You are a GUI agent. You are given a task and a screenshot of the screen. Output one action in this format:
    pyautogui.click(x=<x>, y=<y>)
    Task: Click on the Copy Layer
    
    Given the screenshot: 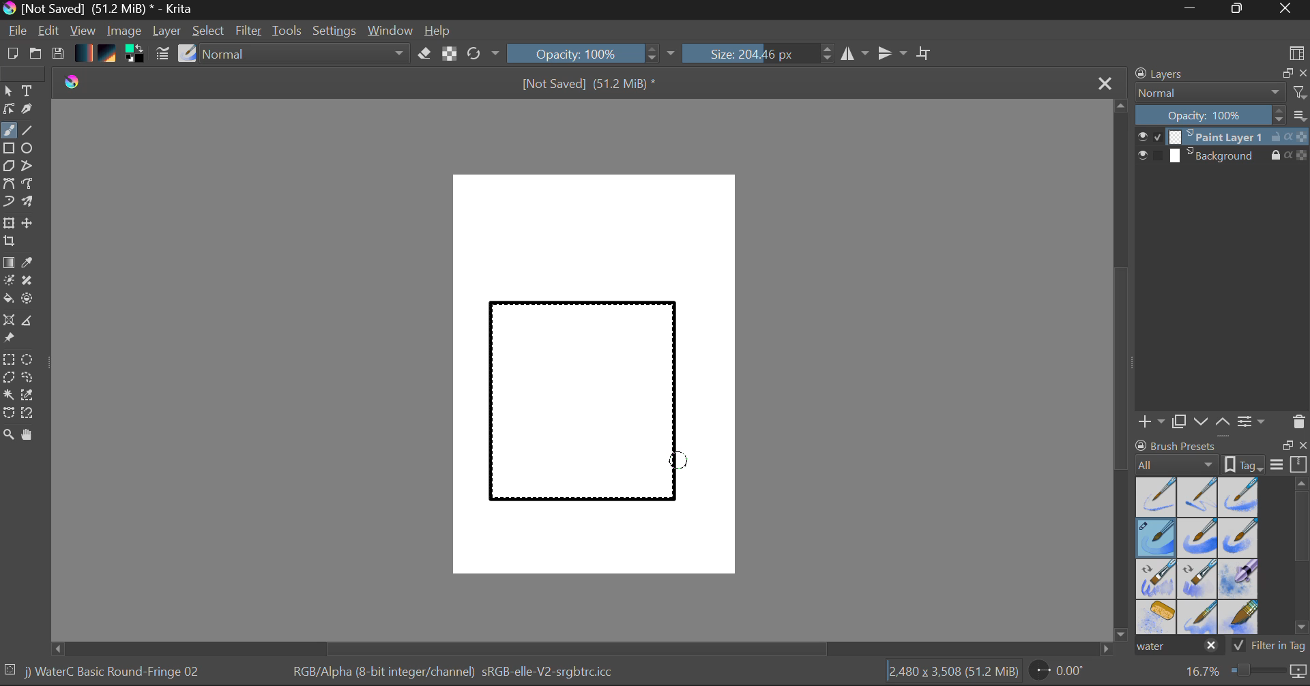 What is the action you would take?
    pyautogui.click(x=1180, y=422)
    